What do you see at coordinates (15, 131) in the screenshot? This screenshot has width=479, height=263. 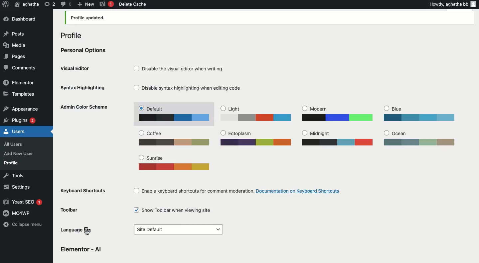 I see `Users` at bounding box center [15, 131].